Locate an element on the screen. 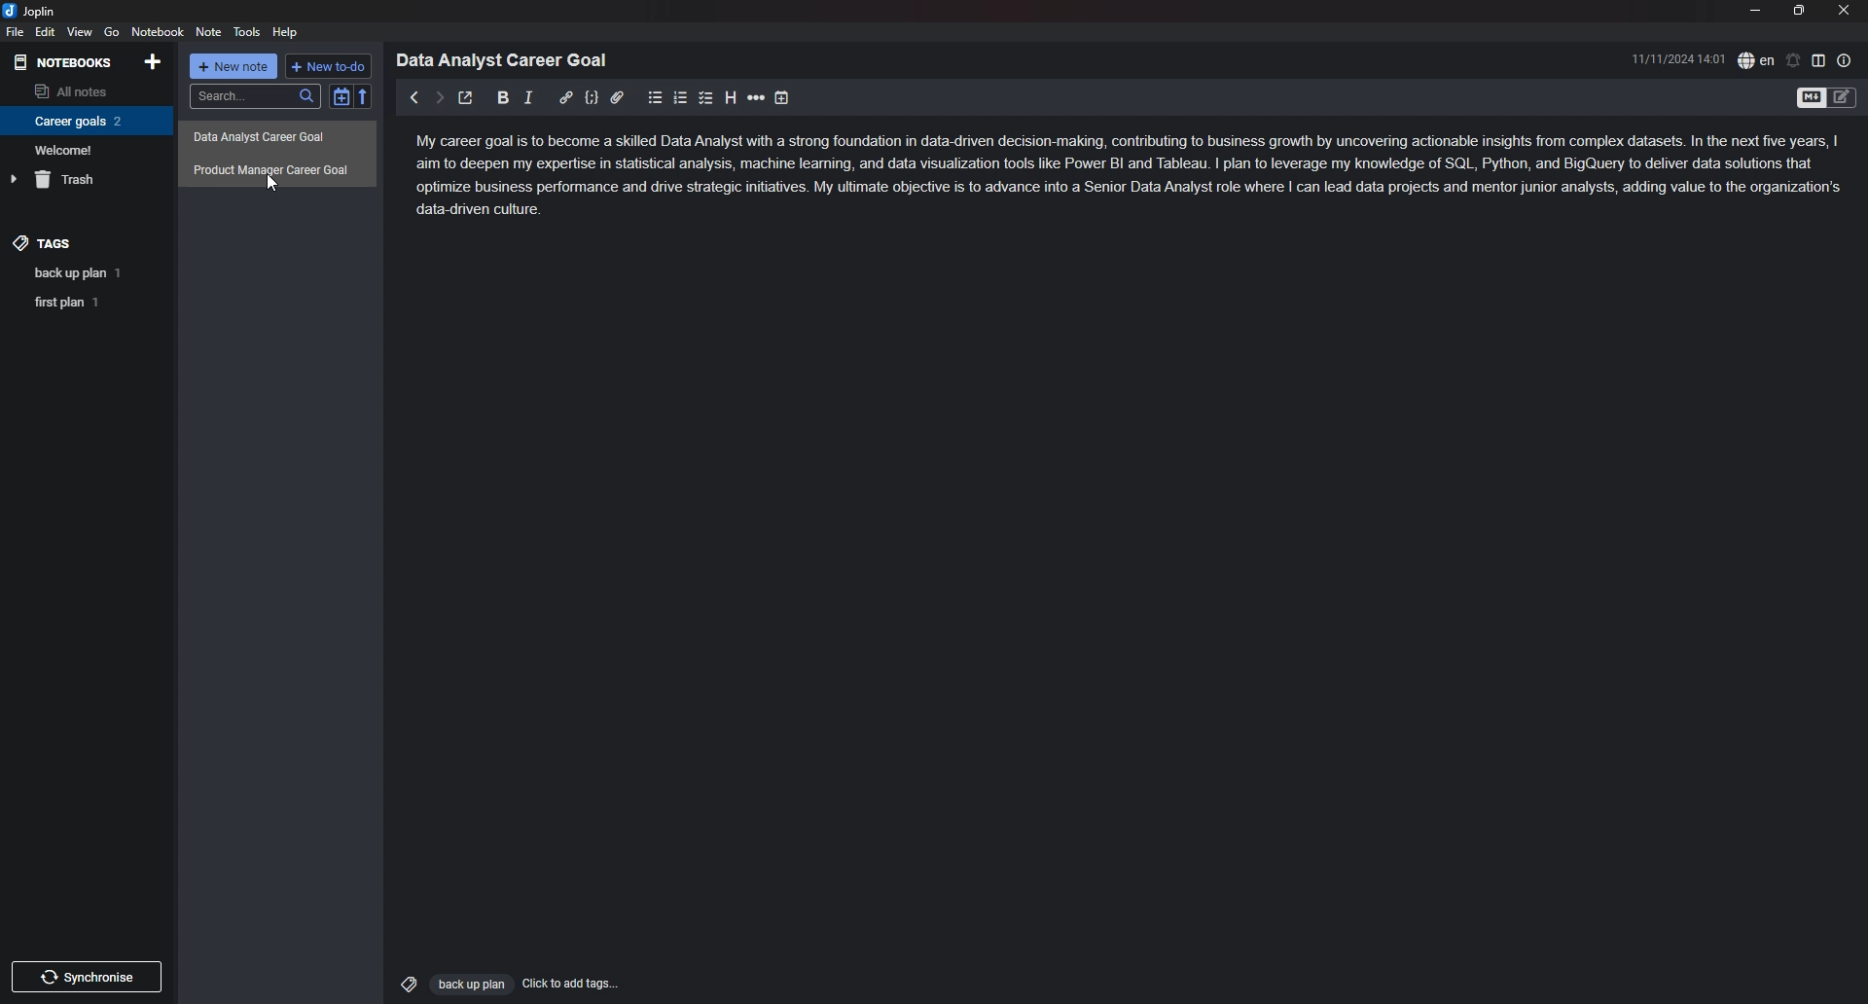  11/11/2024 14:01 is located at coordinates (1679, 58).